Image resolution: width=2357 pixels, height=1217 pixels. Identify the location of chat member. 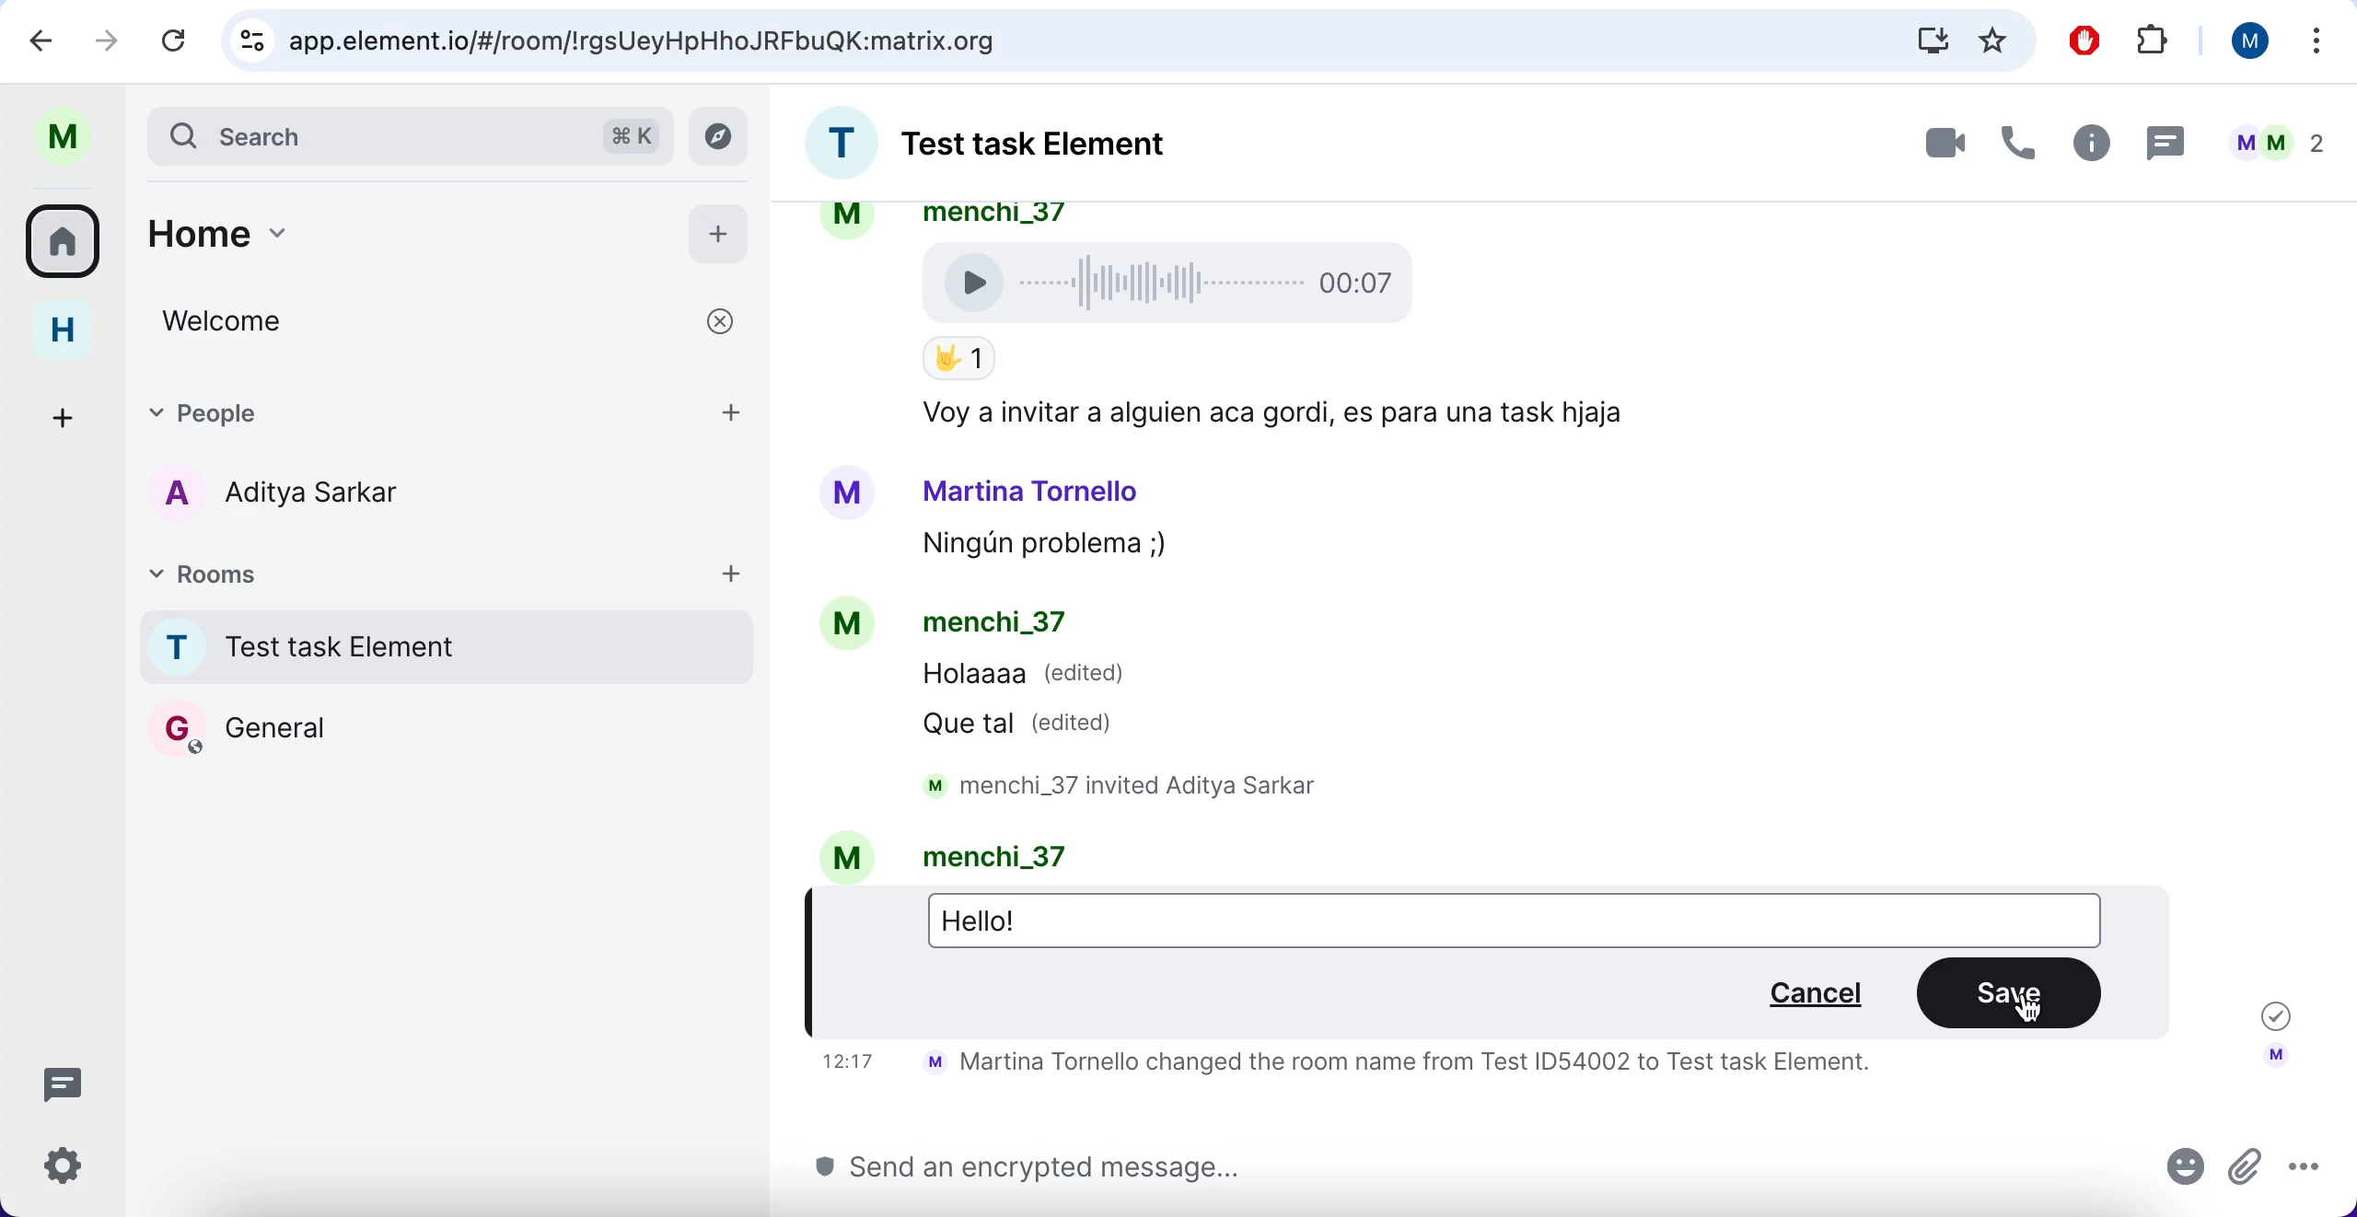
(296, 494).